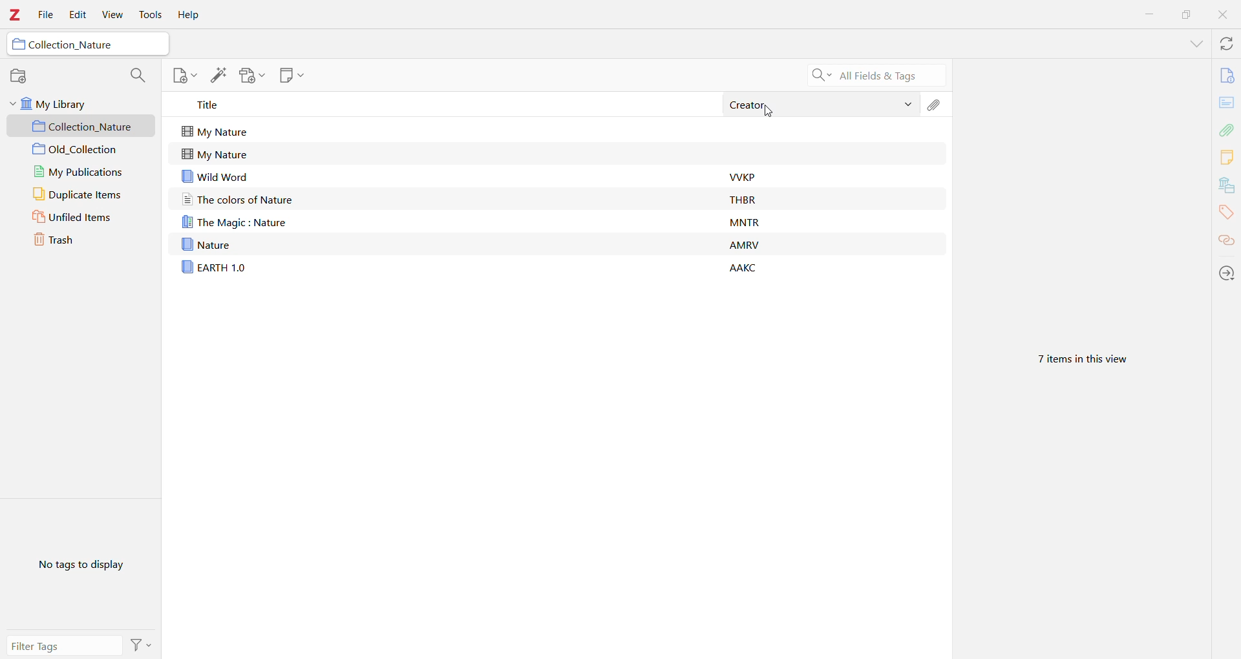 The image size is (1241, 659). I want to click on Collection 1, so click(85, 126).